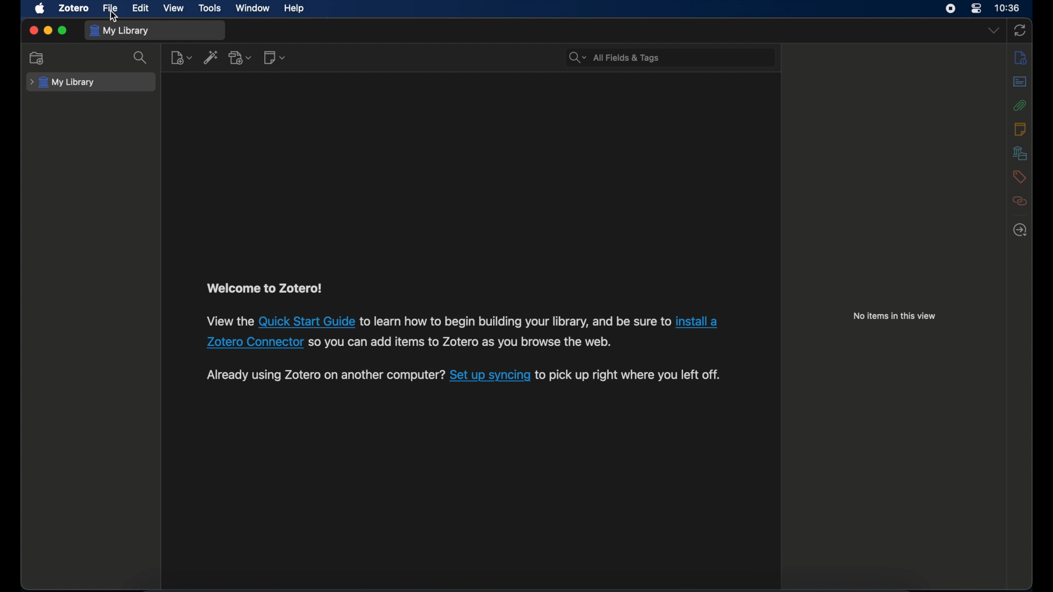 This screenshot has width=1053, height=592. Describe the element at coordinates (211, 57) in the screenshot. I see `add item by identifier` at that location.